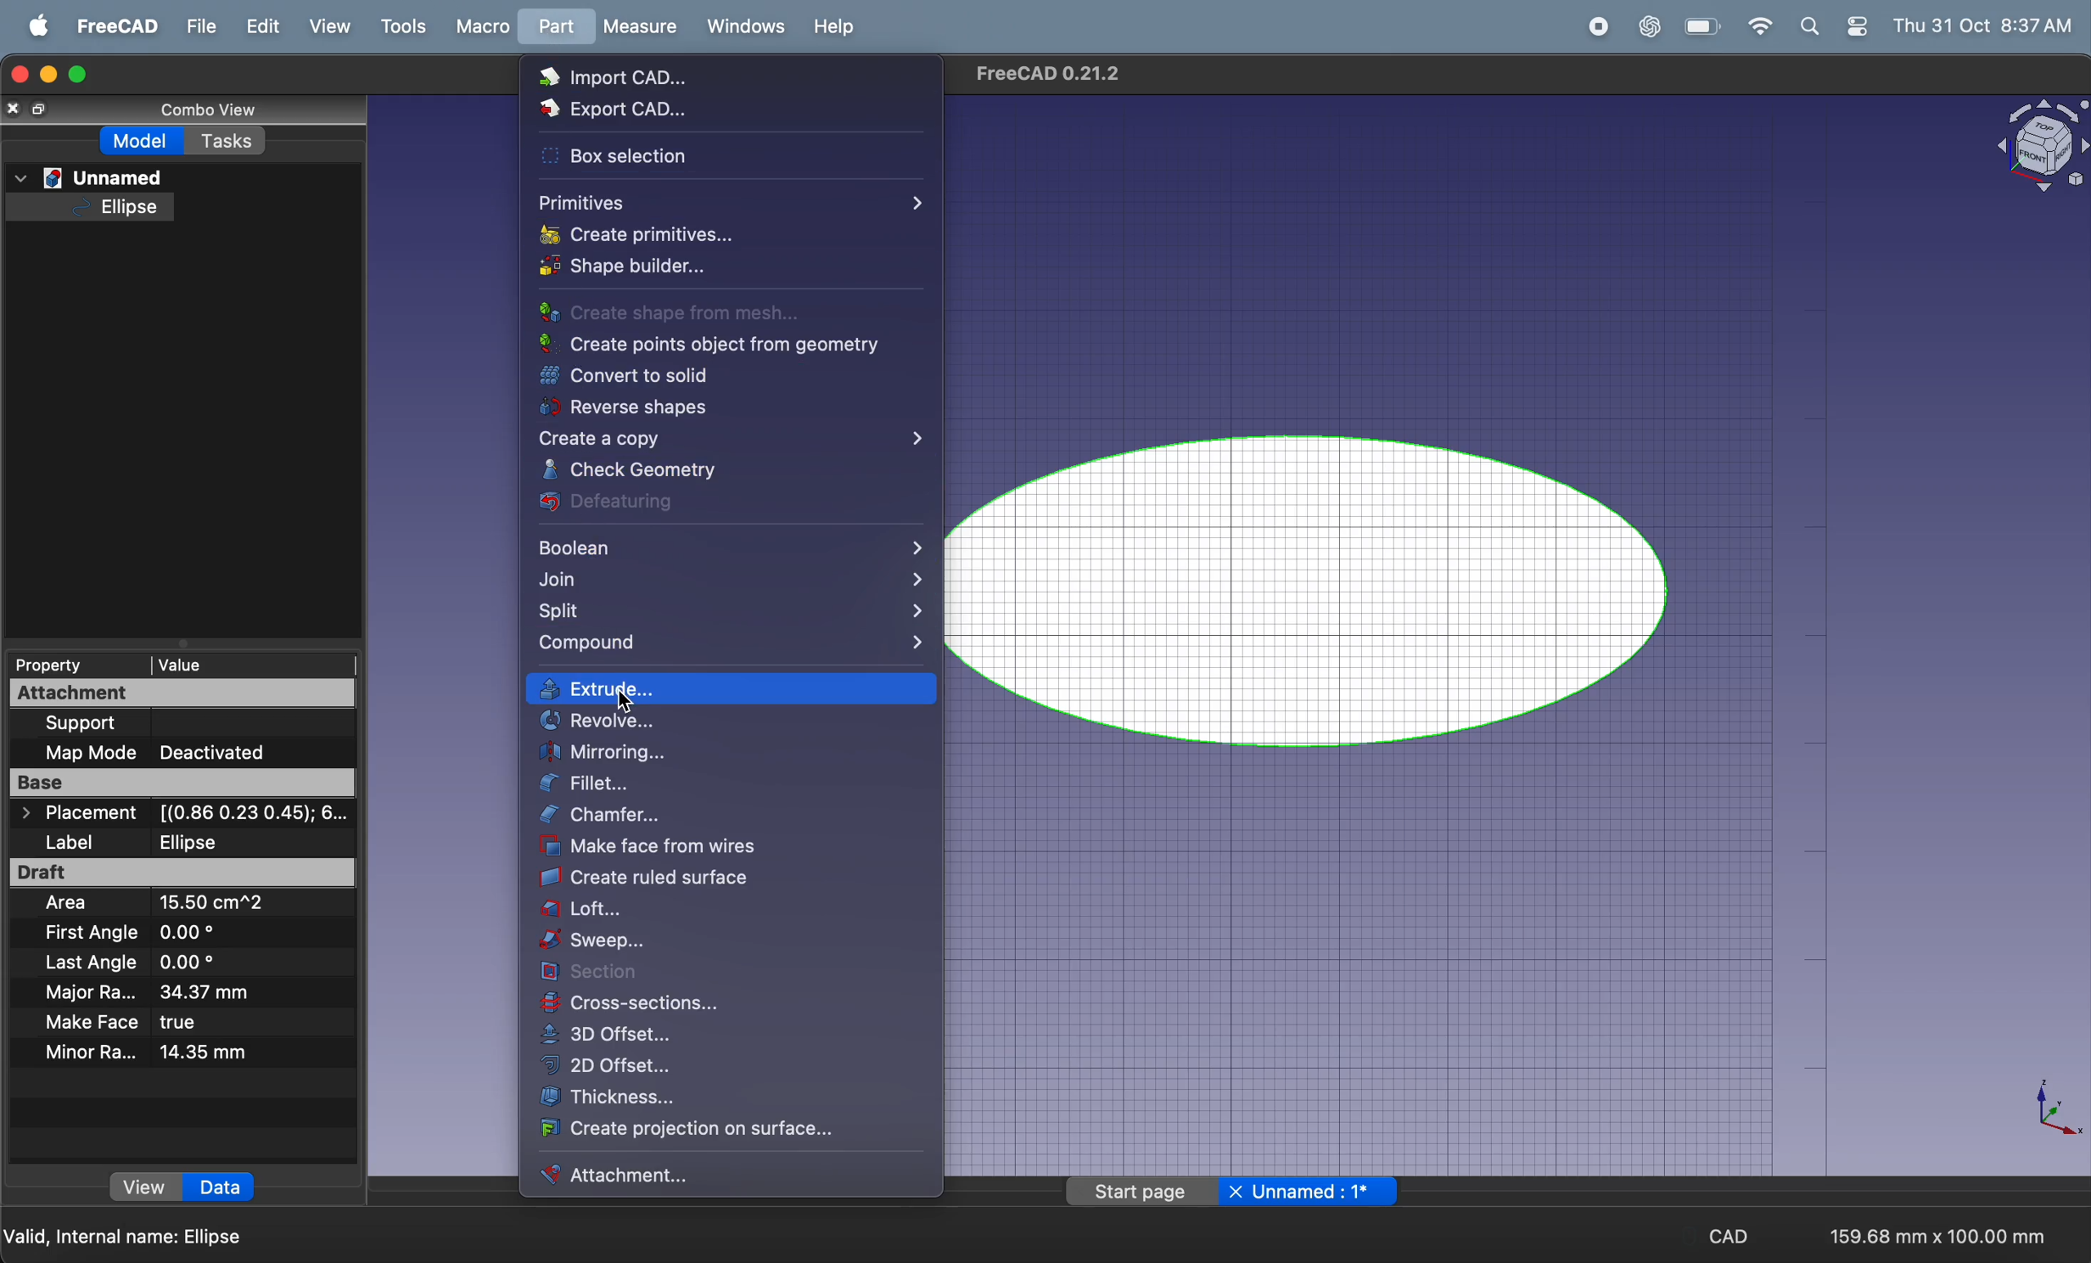  What do you see at coordinates (78, 755) in the screenshot?
I see `map mode` at bounding box center [78, 755].